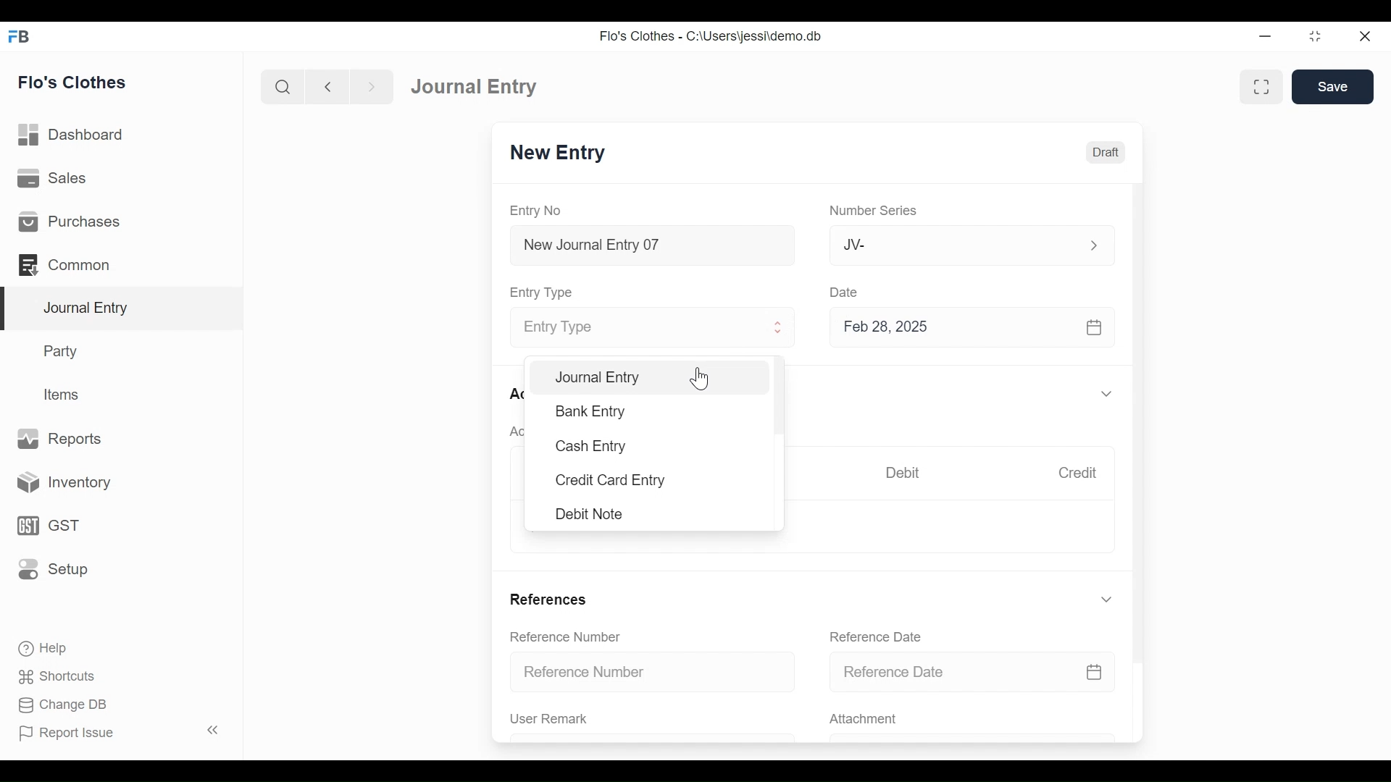  I want to click on Journal Entry, so click(658, 379).